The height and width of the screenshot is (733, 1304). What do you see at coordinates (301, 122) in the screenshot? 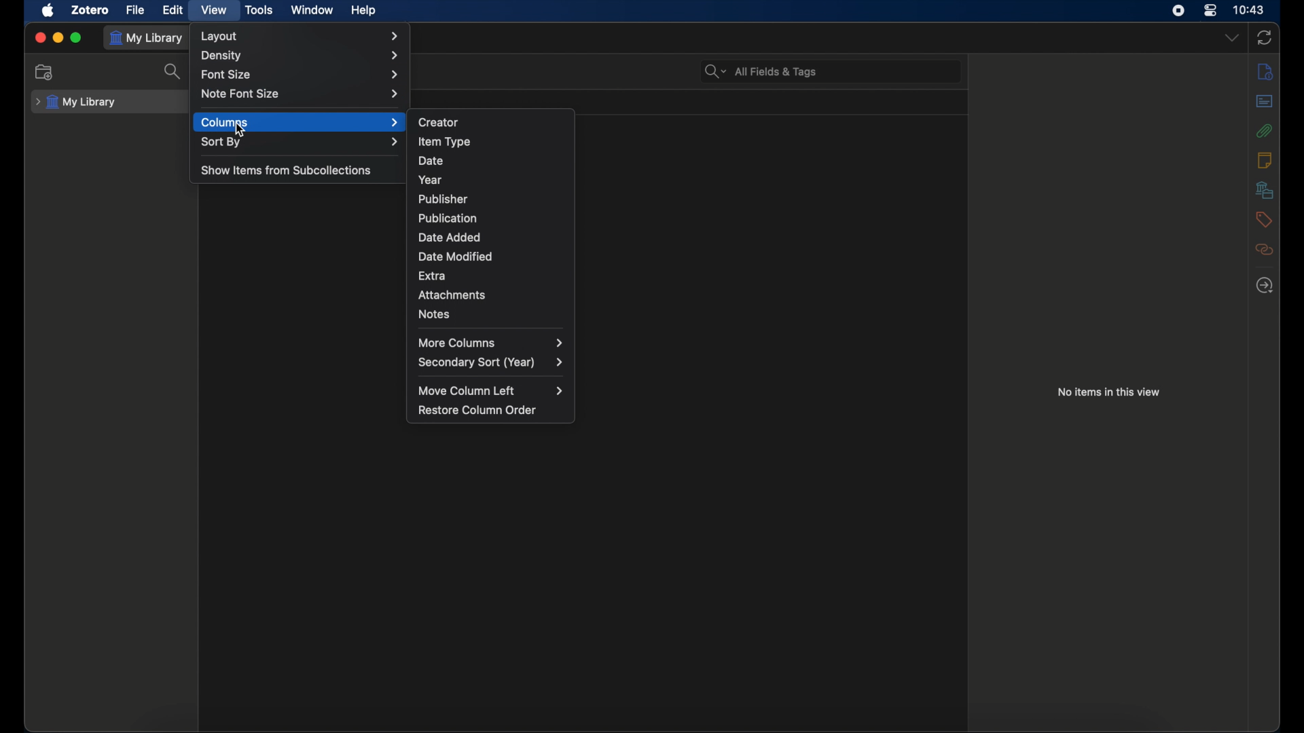
I see `columns` at bounding box center [301, 122].